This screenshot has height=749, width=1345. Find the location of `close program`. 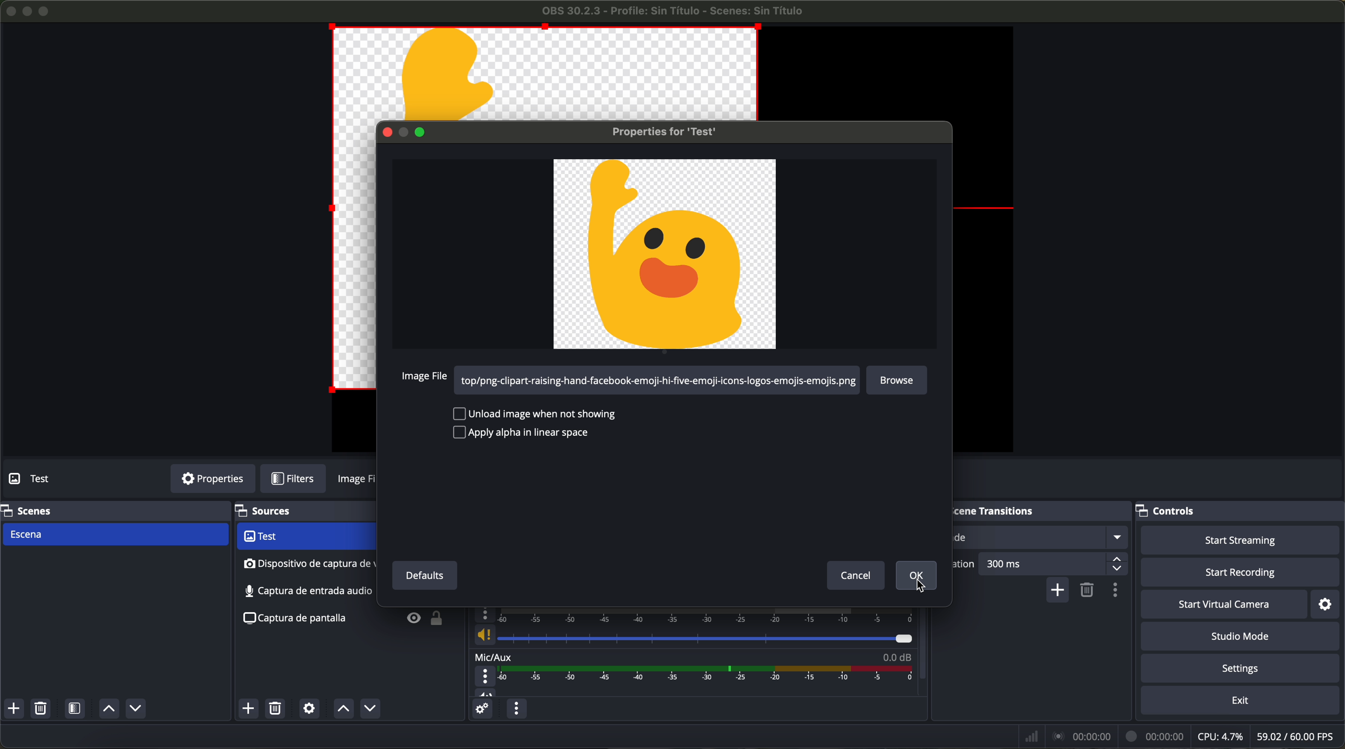

close program is located at coordinates (9, 10).